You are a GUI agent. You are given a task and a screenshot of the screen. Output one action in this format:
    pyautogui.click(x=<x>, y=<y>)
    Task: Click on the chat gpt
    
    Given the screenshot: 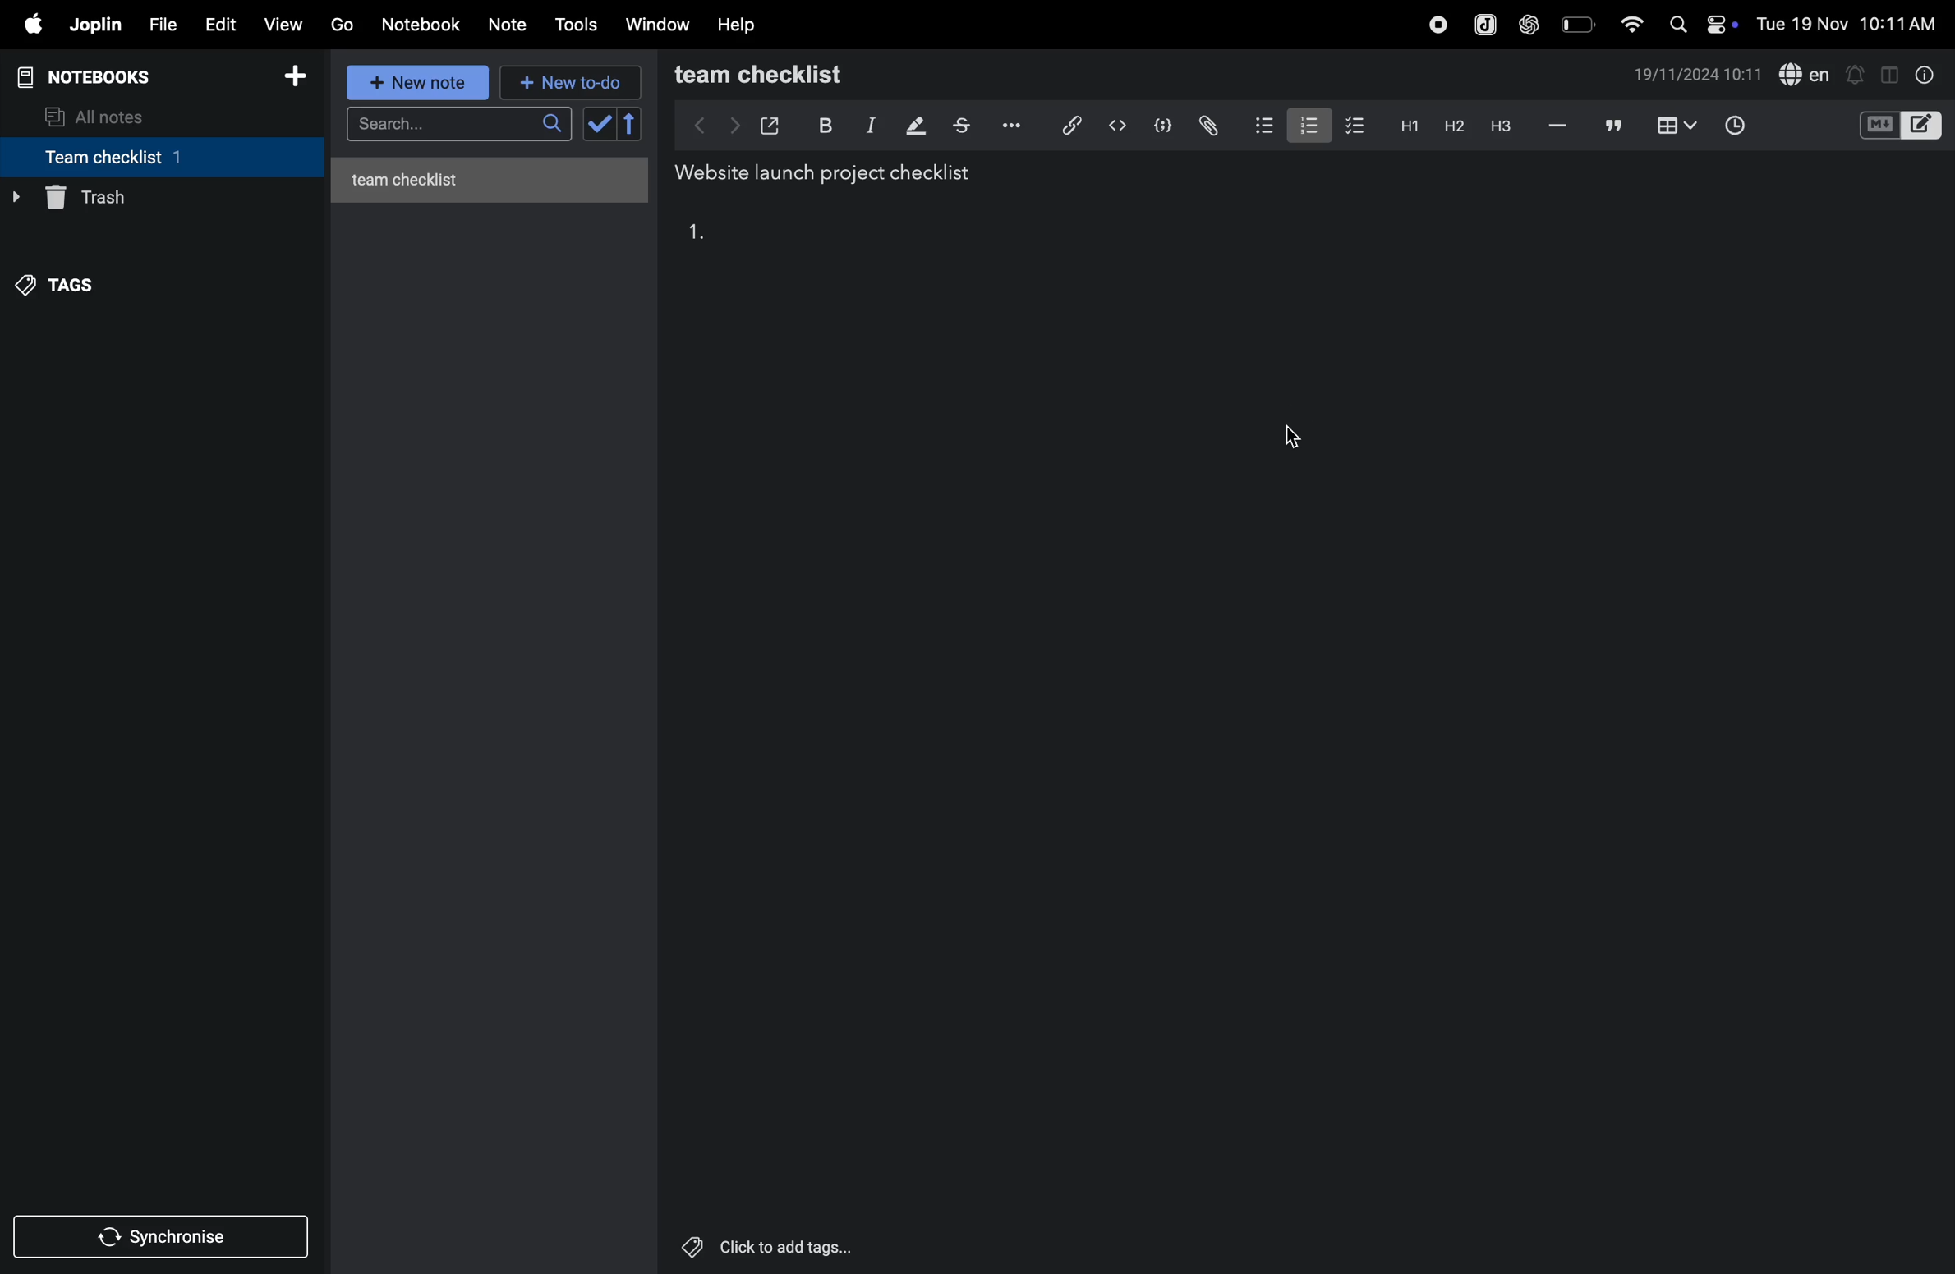 What is the action you would take?
    pyautogui.click(x=1526, y=24)
    